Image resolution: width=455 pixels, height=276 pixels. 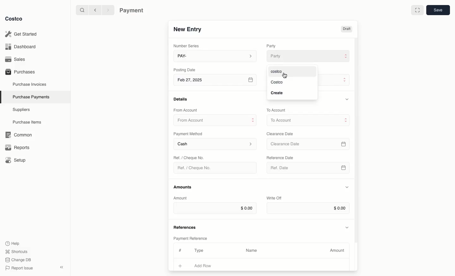 What do you see at coordinates (14, 19) in the screenshot?
I see `Costco` at bounding box center [14, 19].